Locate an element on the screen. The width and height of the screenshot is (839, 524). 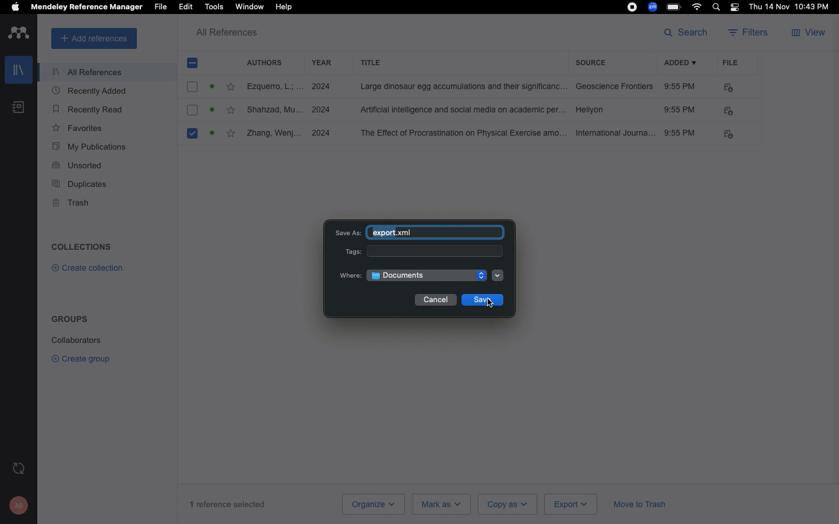
Hellyon is located at coordinates (591, 108).